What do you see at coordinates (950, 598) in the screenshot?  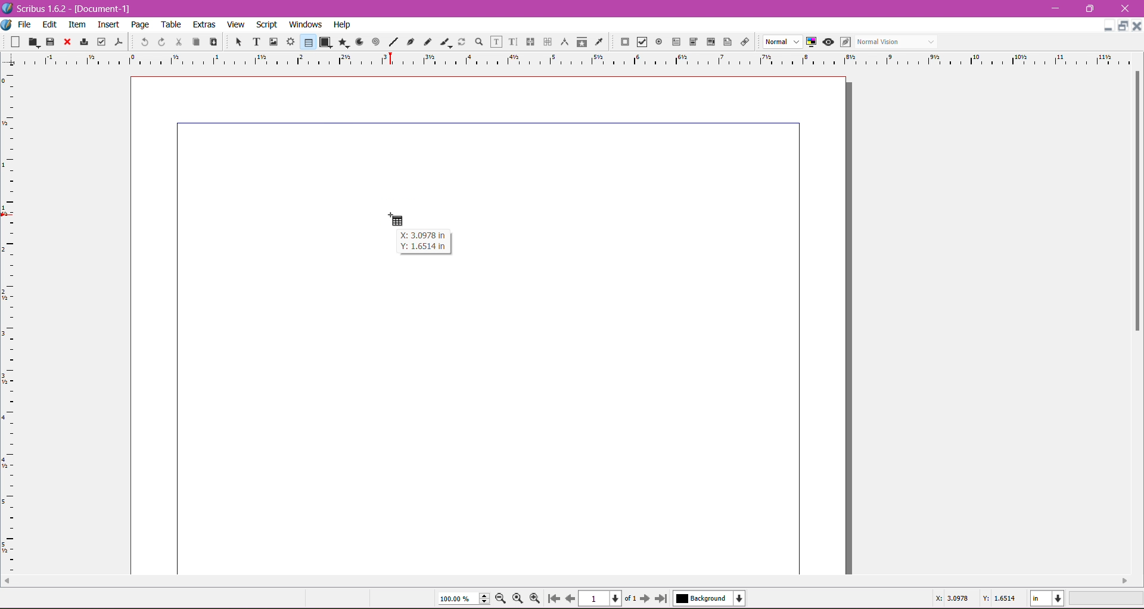 I see `X: 3.097` at bounding box center [950, 598].